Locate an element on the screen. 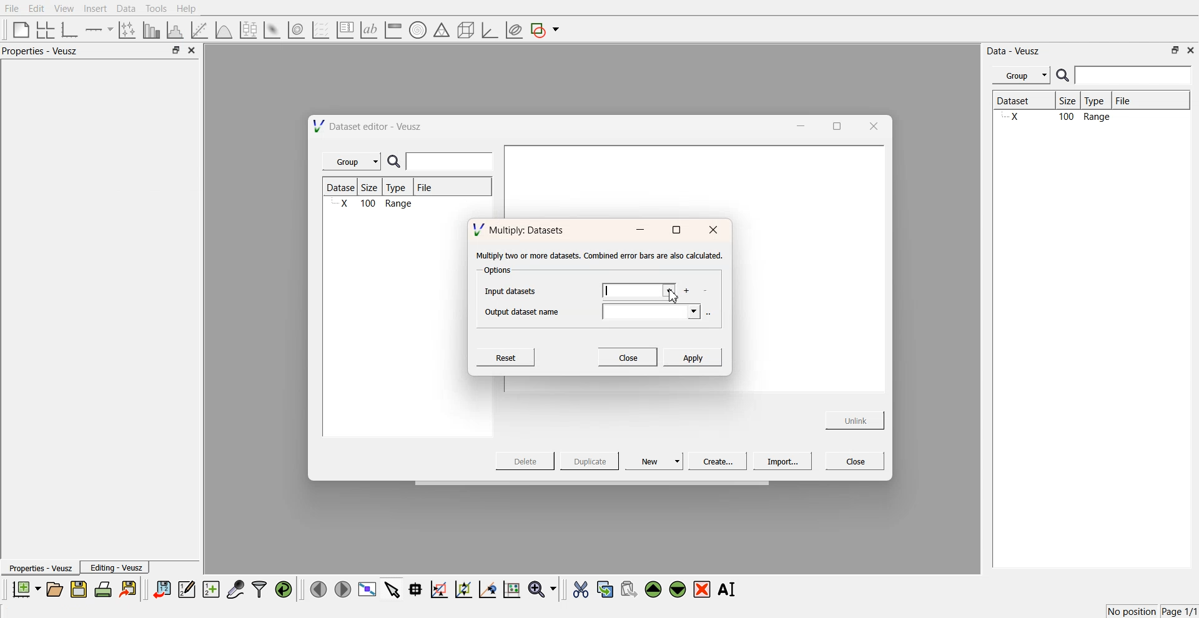 The width and height of the screenshot is (1199, 618). Group | is located at coordinates (353, 162).